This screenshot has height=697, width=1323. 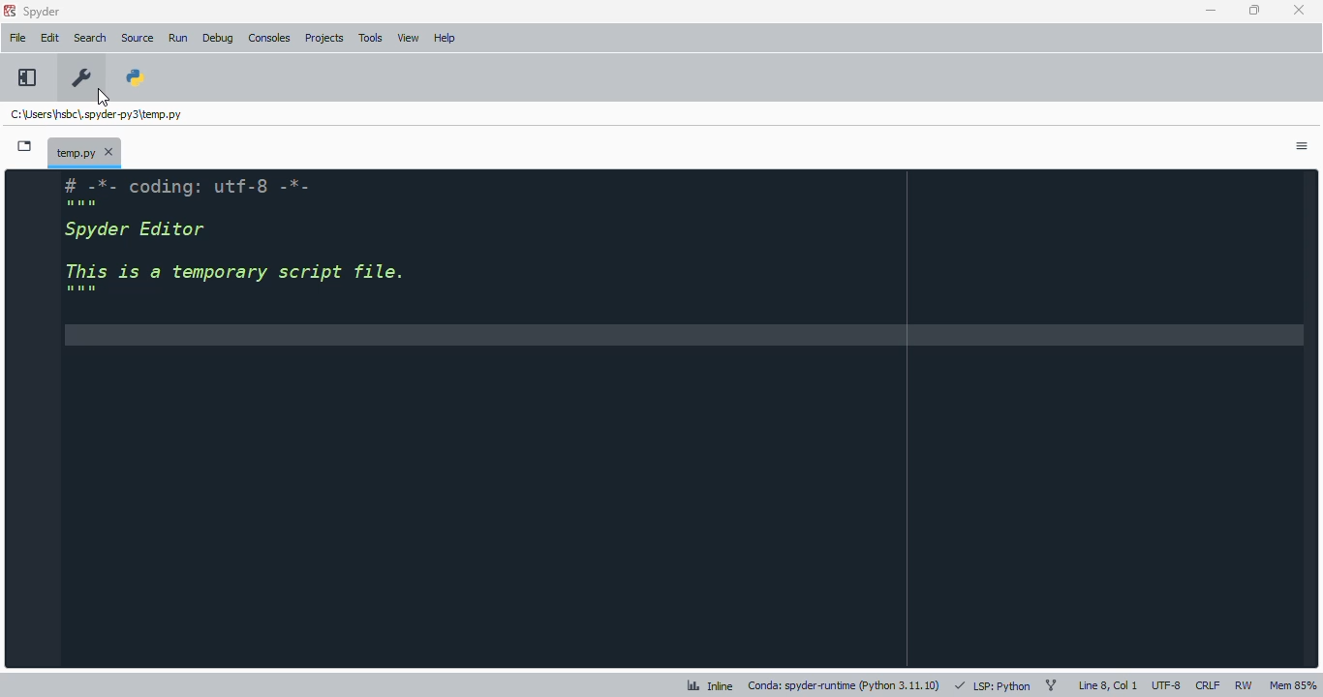 I want to click on maximize current pane, so click(x=26, y=76).